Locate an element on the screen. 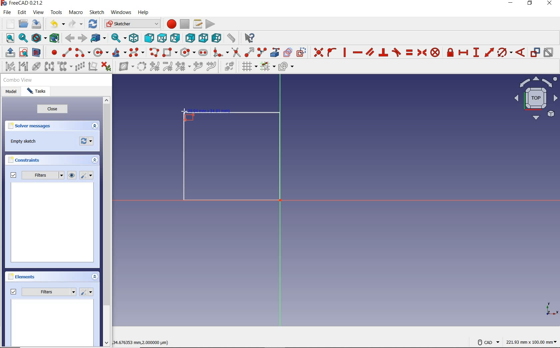 Image resolution: width=560 pixels, height=348 pixels. filters is located at coordinates (43, 291).